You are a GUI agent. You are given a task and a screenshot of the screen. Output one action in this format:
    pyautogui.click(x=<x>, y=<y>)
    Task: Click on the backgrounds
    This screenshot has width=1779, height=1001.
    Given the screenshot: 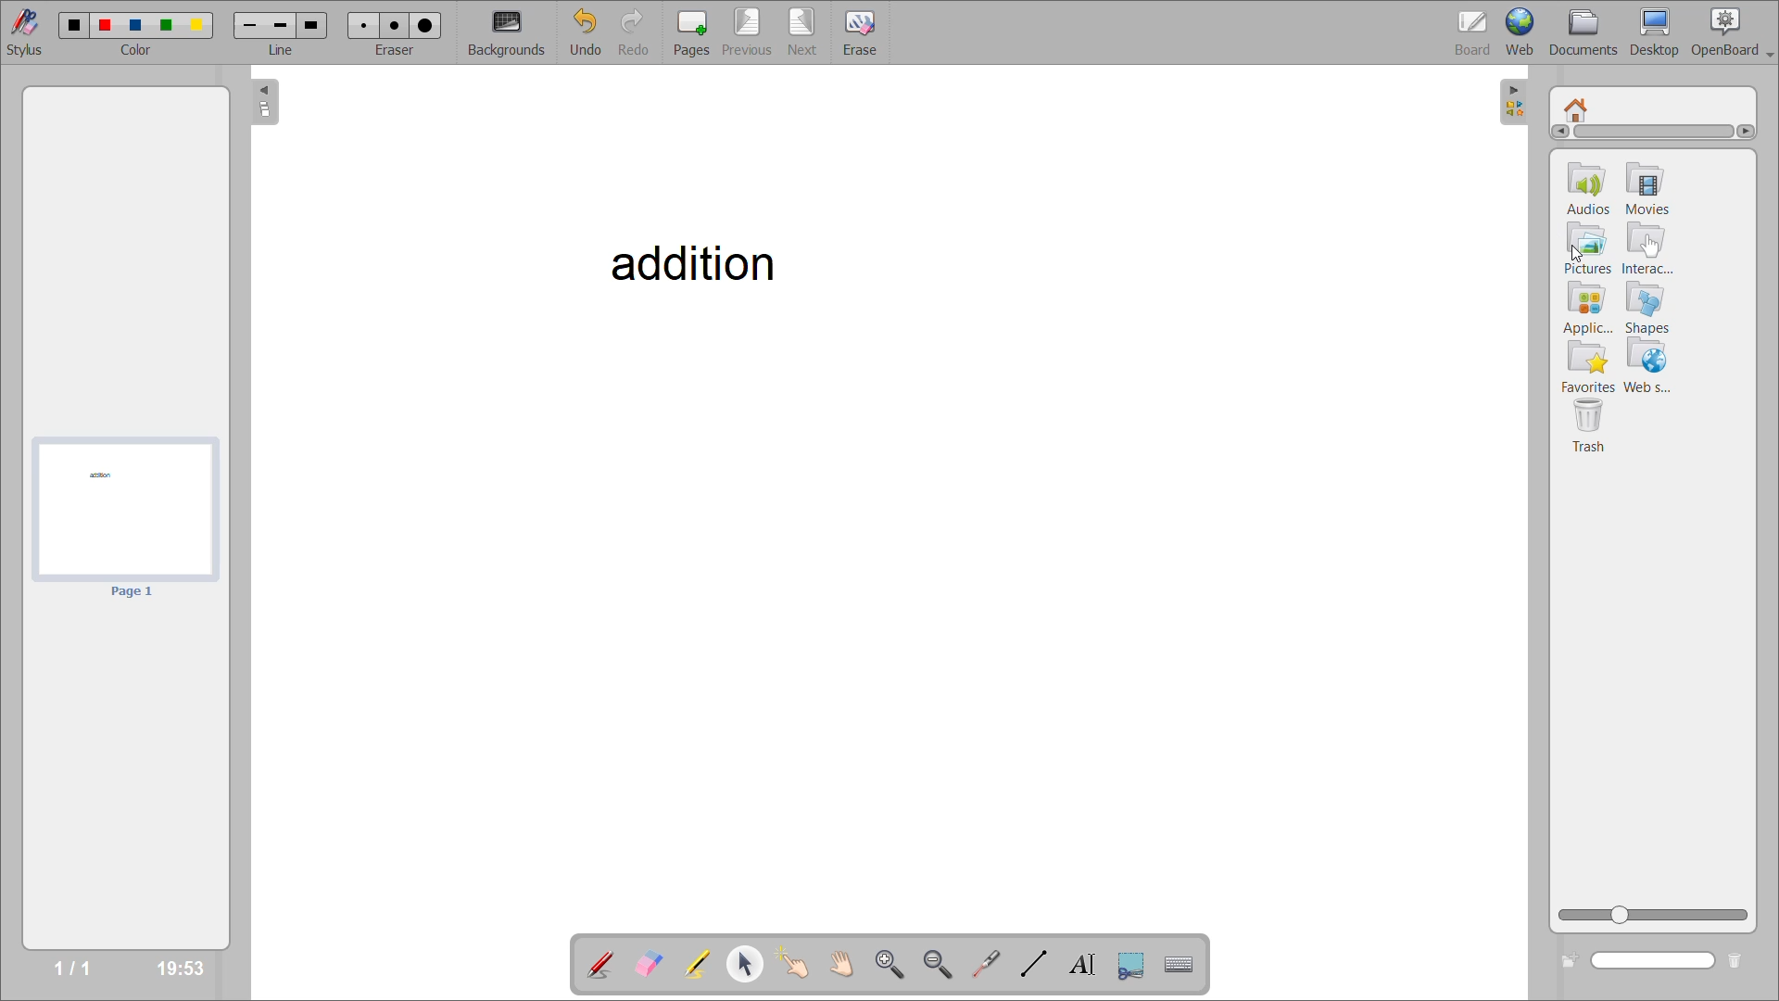 What is the action you would take?
    pyautogui.click(x=514, y=32)
    